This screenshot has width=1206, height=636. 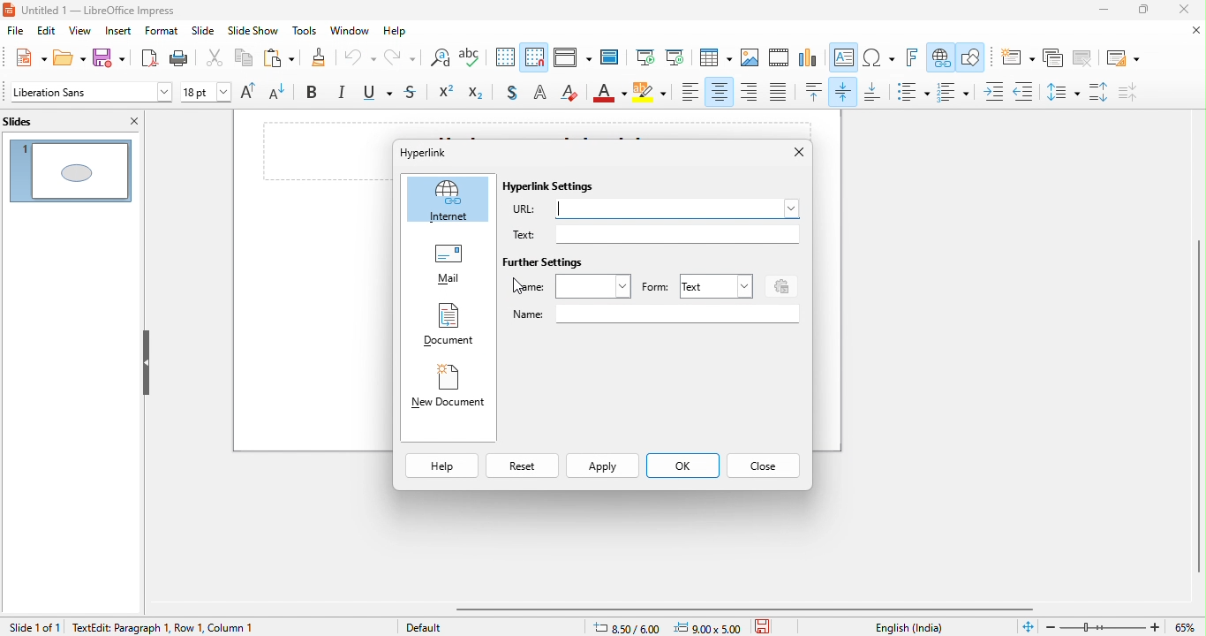 I want to click on apply, so click(x=603, y=467).